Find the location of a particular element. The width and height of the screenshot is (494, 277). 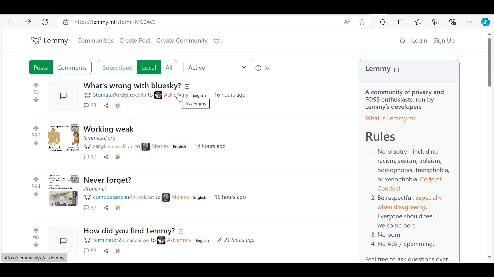

Add this page to favorites is located at coordinates (362, 22).